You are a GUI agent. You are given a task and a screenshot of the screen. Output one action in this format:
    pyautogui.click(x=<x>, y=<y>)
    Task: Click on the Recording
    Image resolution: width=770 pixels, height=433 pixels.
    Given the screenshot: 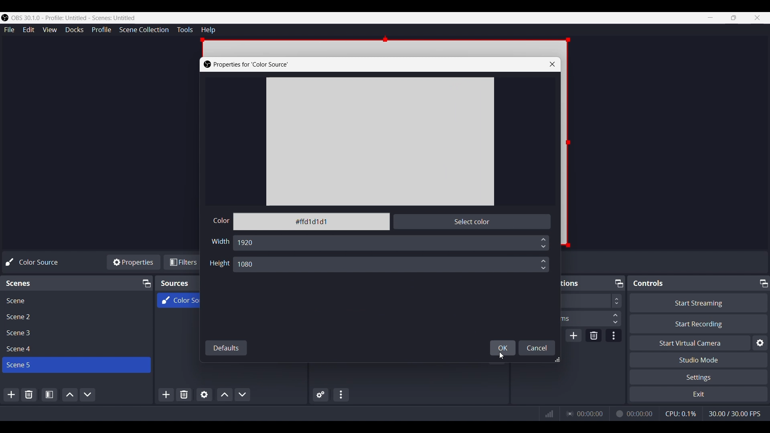 What is the action you would take?
    pyautogui.click(x=618, y=413)
    